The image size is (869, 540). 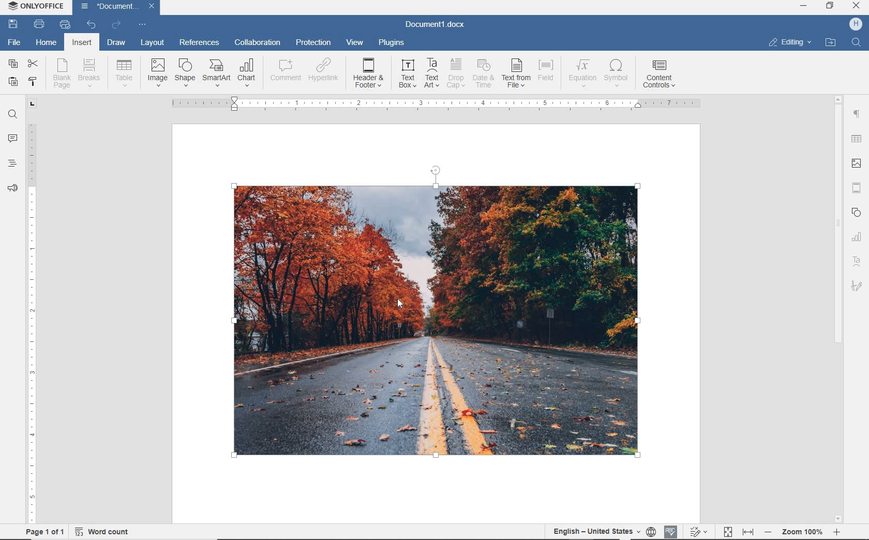 I want to click on TextArt, so click(x=859, y=260).